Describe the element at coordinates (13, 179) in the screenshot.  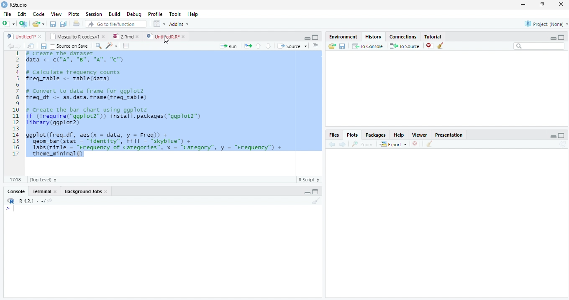
I see `1.1` at that location.